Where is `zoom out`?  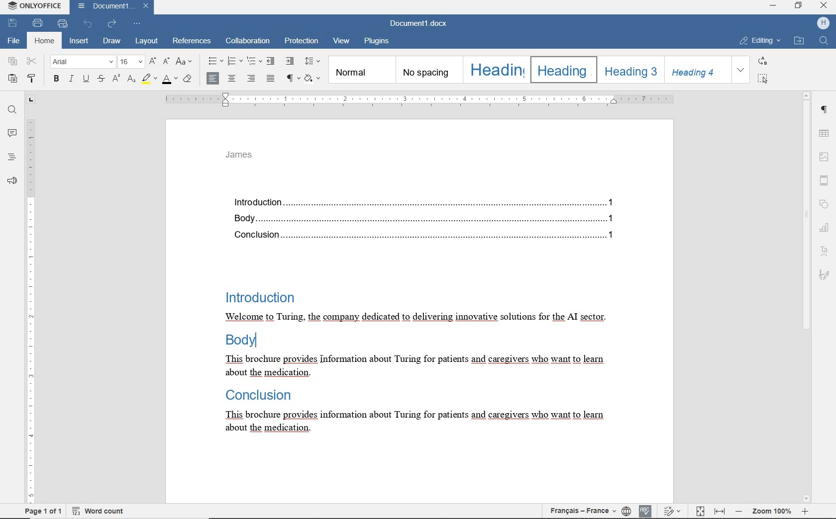
zoom out is located at coordinates (738, 512).